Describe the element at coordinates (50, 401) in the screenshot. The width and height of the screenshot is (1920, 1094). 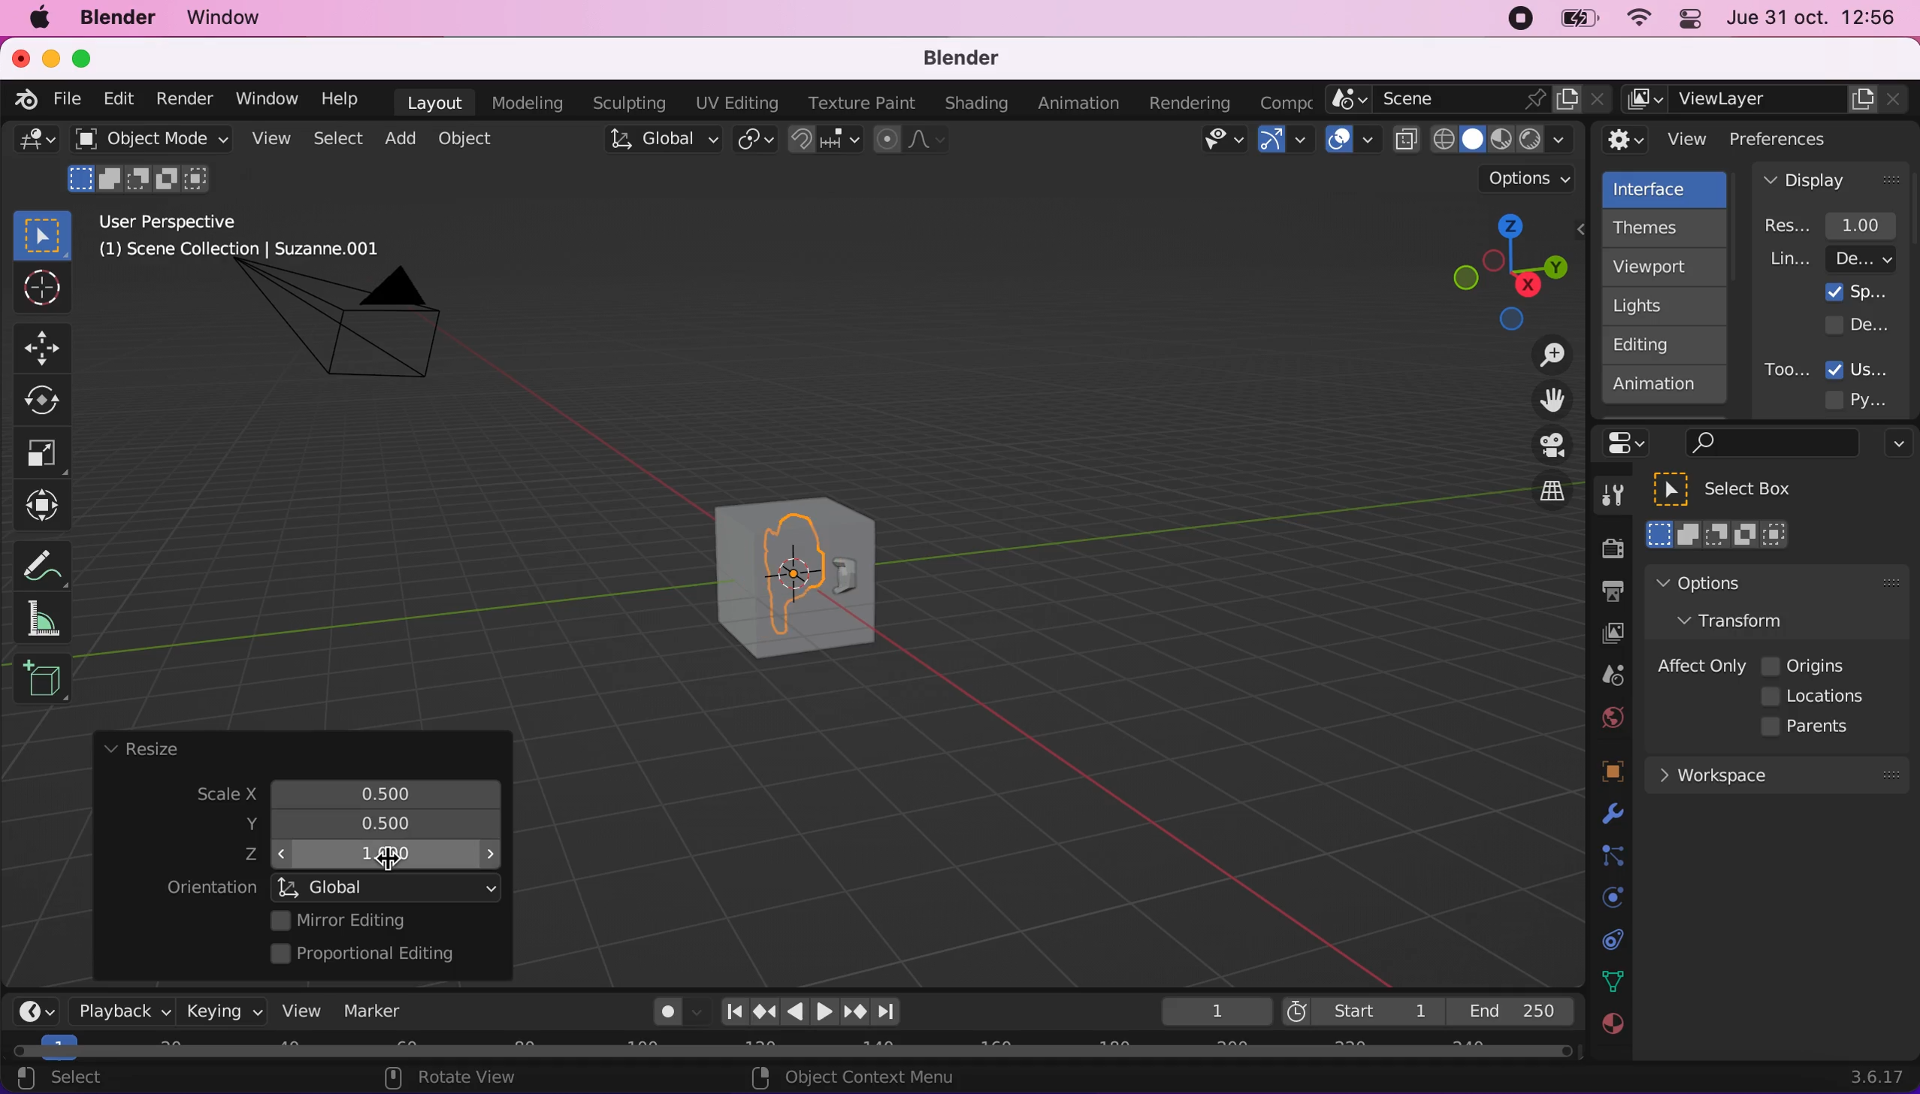
I see `` at that location.